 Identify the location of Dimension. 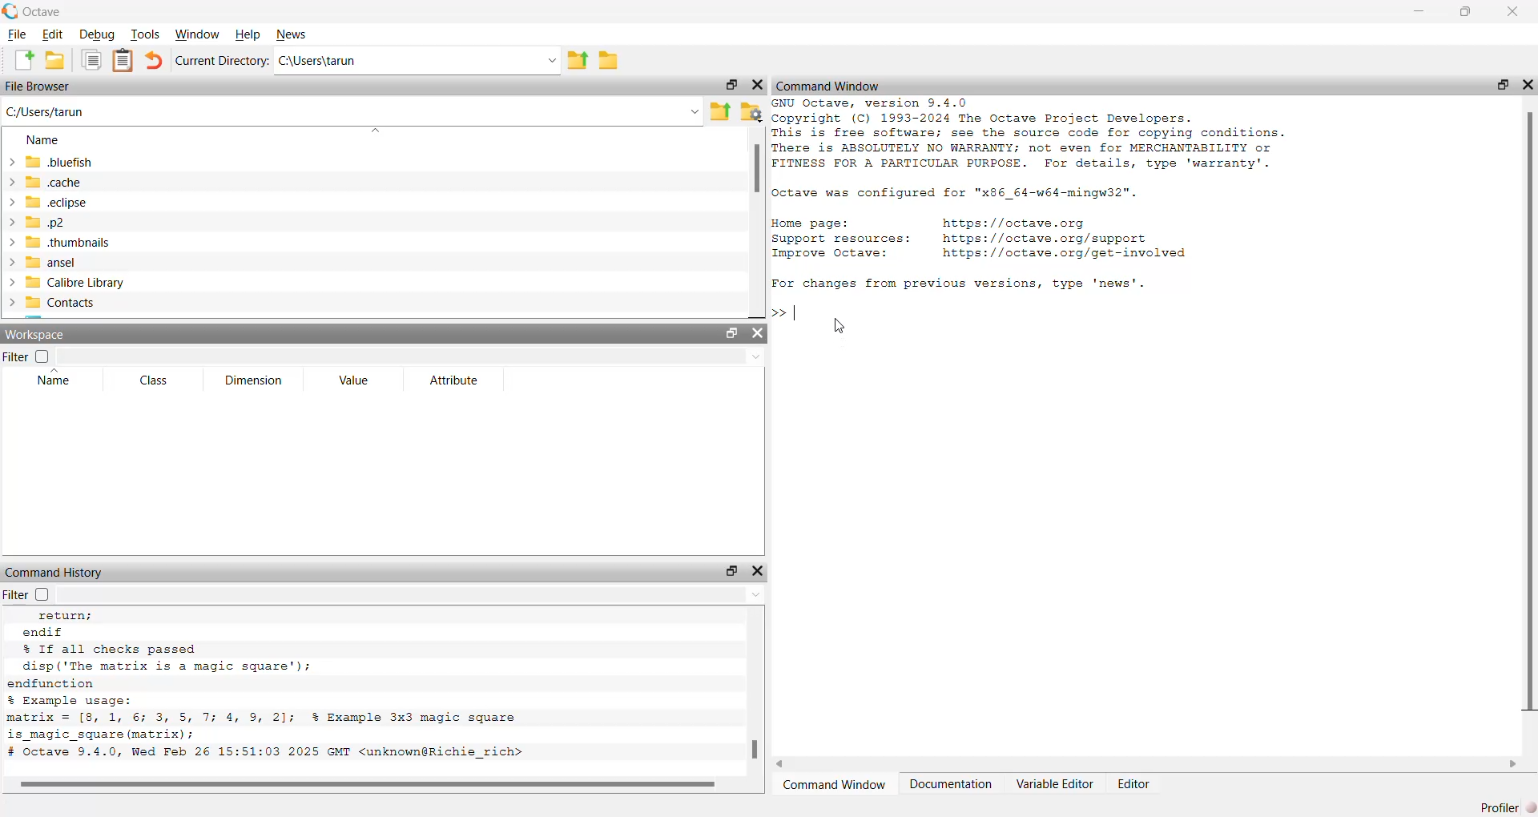
(256, 380).